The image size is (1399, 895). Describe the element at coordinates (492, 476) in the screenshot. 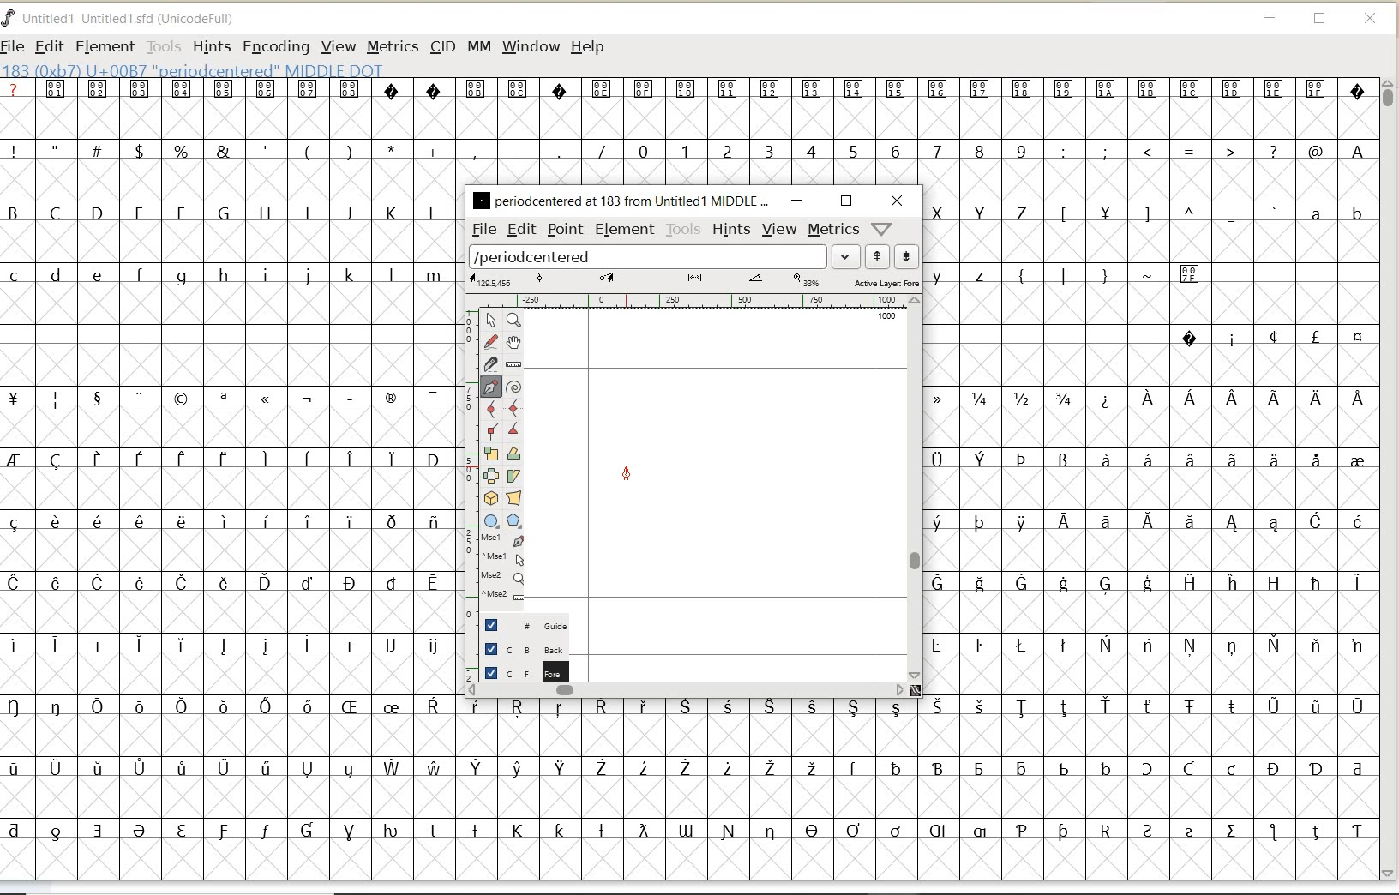

I see `flip the selection` at that location.